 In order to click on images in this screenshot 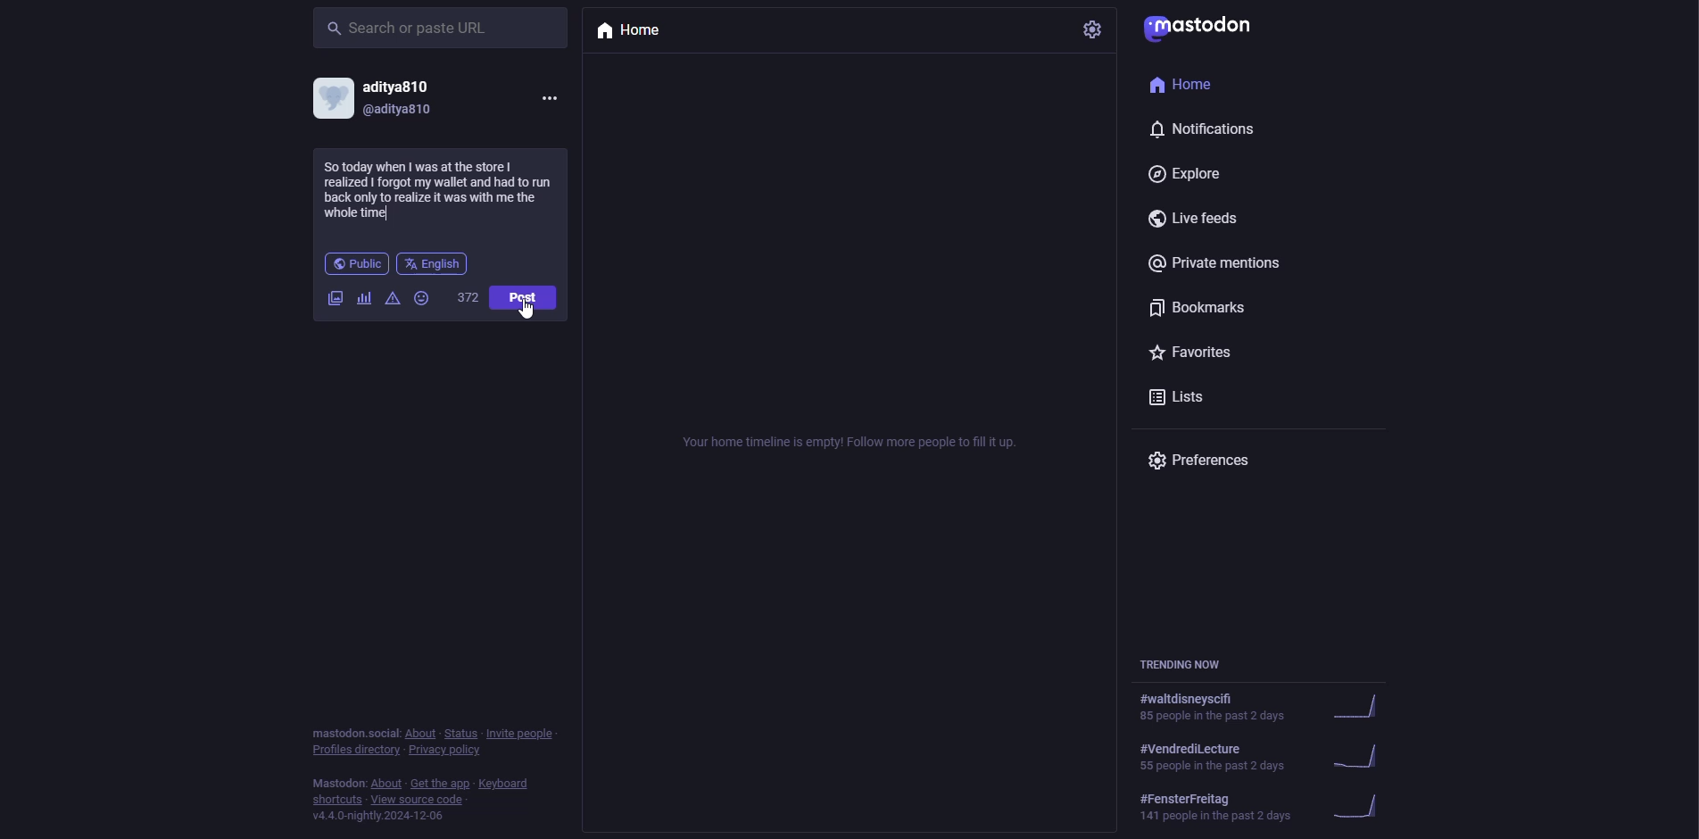, I will do `click(335, 297)`.